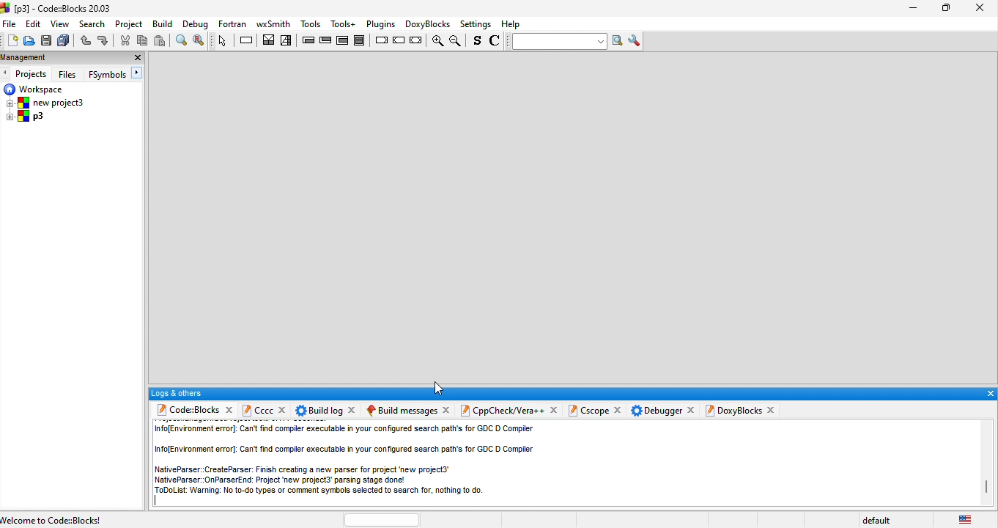  Describe the element at coordinates (7, 73) in the screenshot. I see `previous` at that location.